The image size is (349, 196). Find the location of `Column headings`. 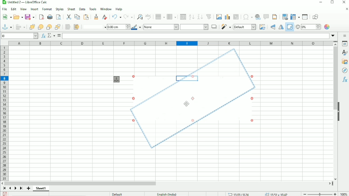

Column headings is located at coordinates (170, 43).